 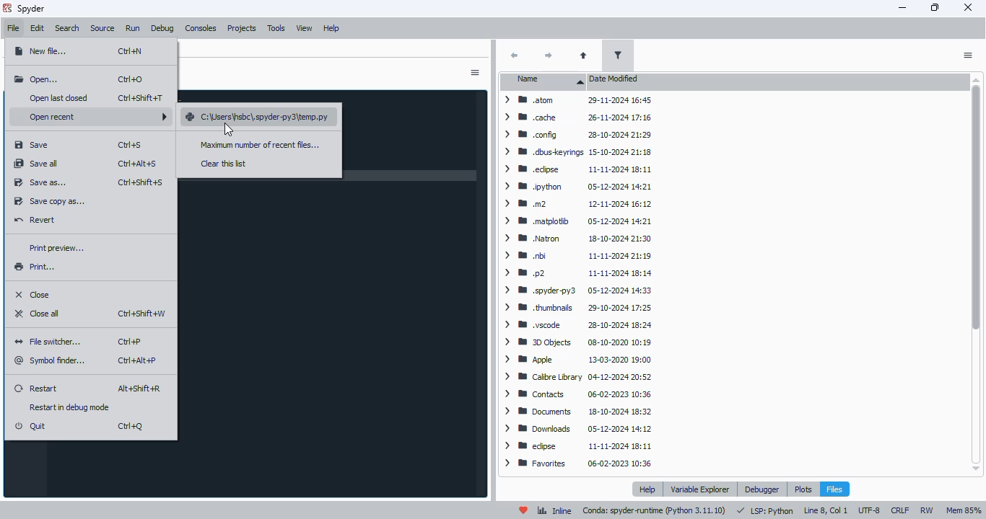 I want to click on debug, so click(x=162, y=28).